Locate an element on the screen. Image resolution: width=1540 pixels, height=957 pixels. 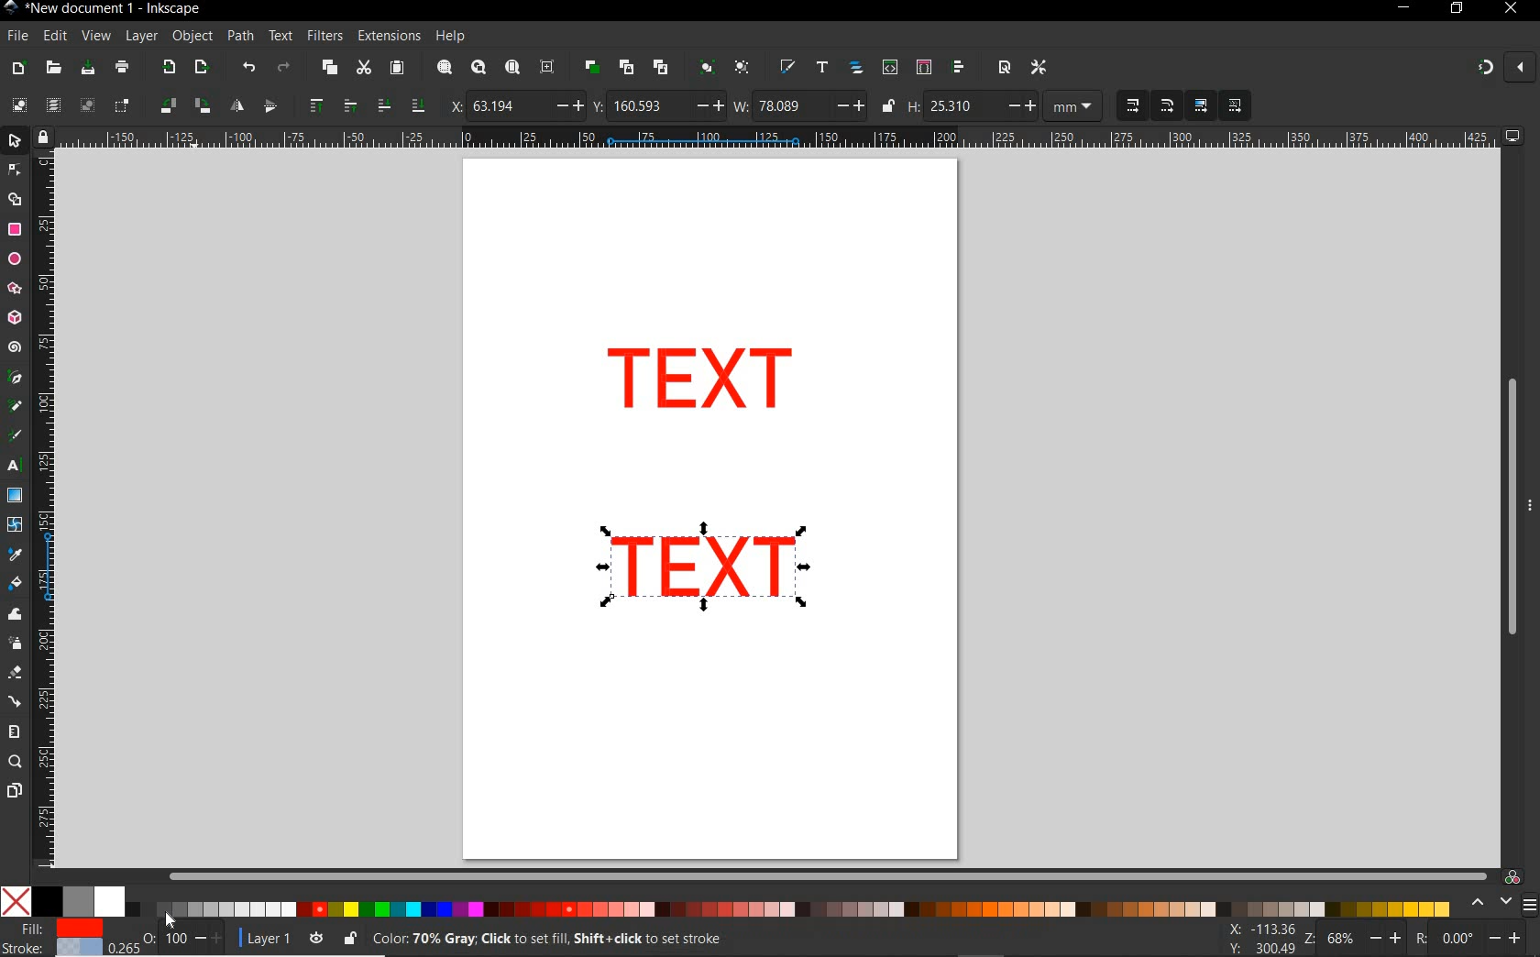
extensions is located at coordinates (388, 36).